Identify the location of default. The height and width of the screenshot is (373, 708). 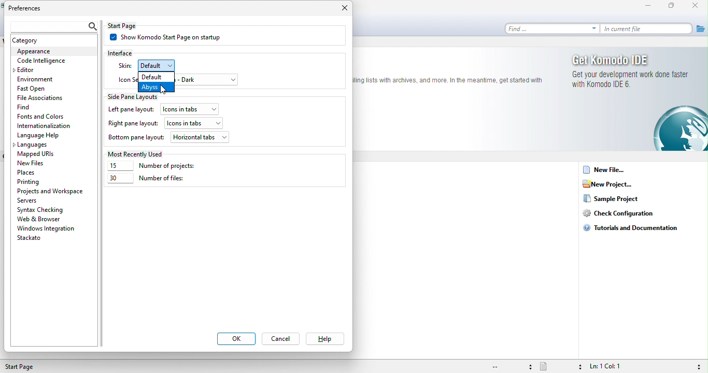
(164, 65).